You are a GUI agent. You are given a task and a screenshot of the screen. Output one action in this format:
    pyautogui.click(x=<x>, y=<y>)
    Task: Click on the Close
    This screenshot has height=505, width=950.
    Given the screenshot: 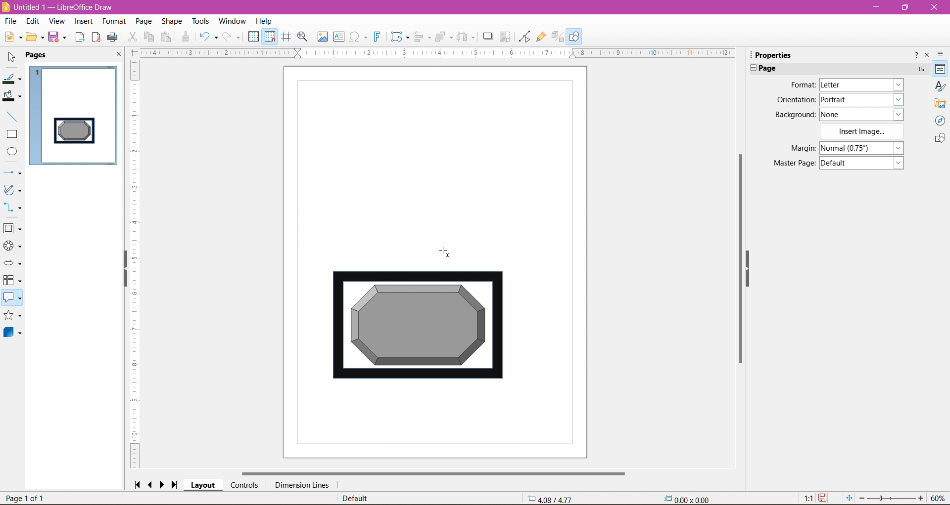 What is the action you would take?
    pyautogui.click(x=117, y=55)
    